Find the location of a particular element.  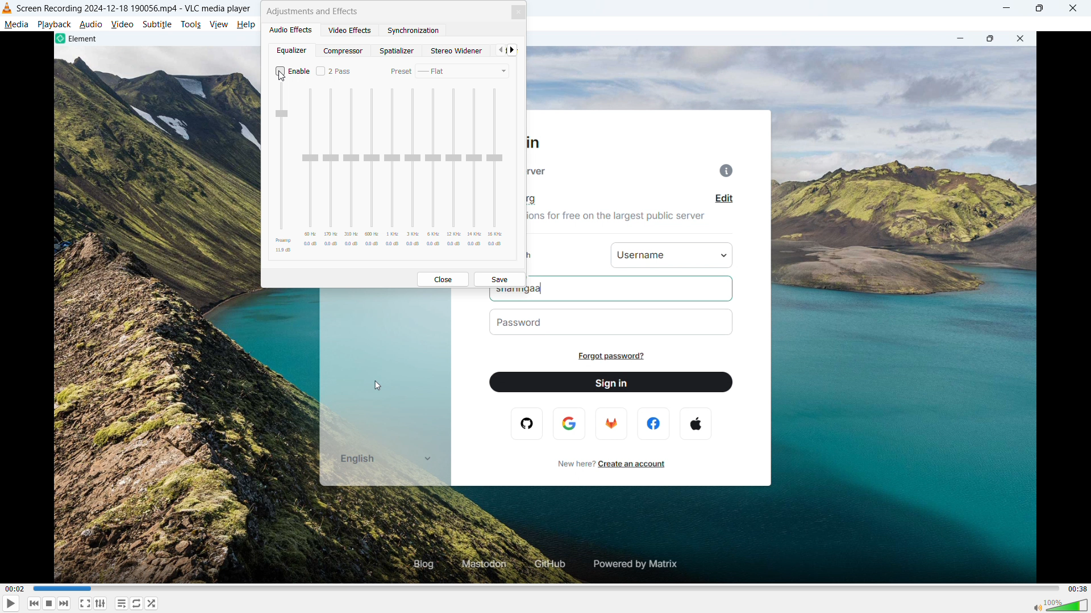

Audio effects is located at coordinates (292, 29).